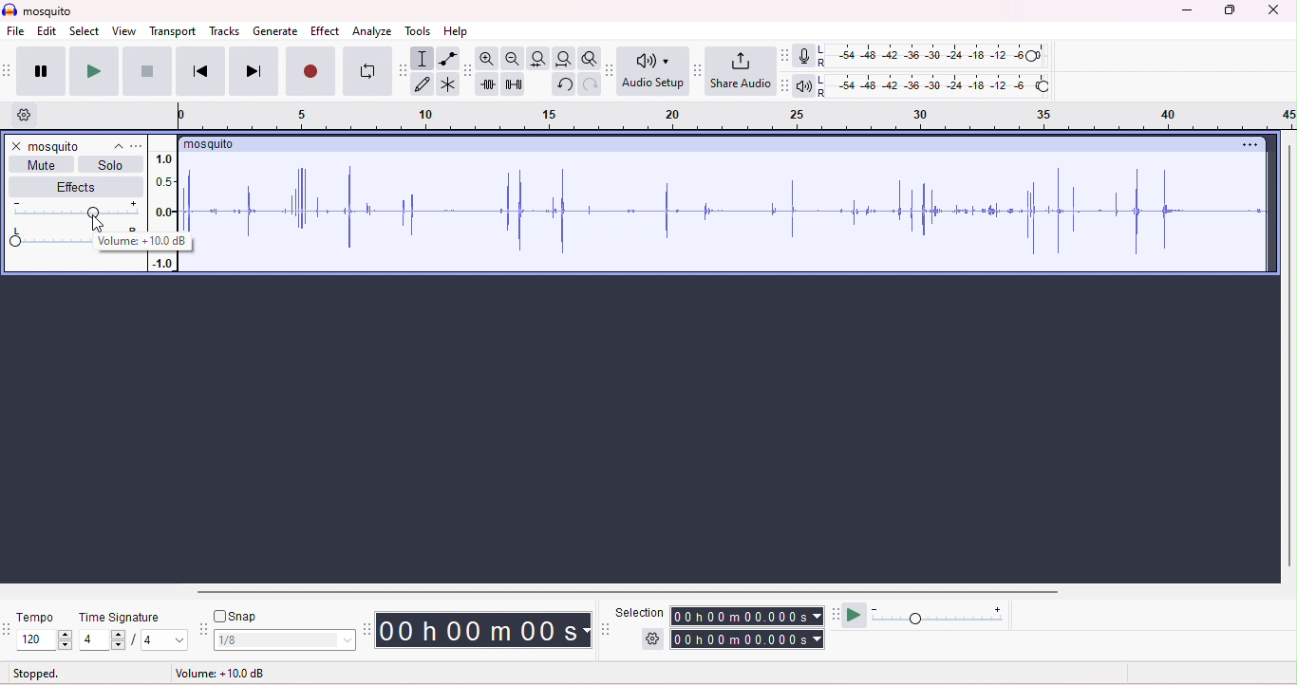 The image size is (1297, 685). What do you see at coordinates (447, 59) in the screenshot?
I see `envelop` at bounding box center [447, 59].